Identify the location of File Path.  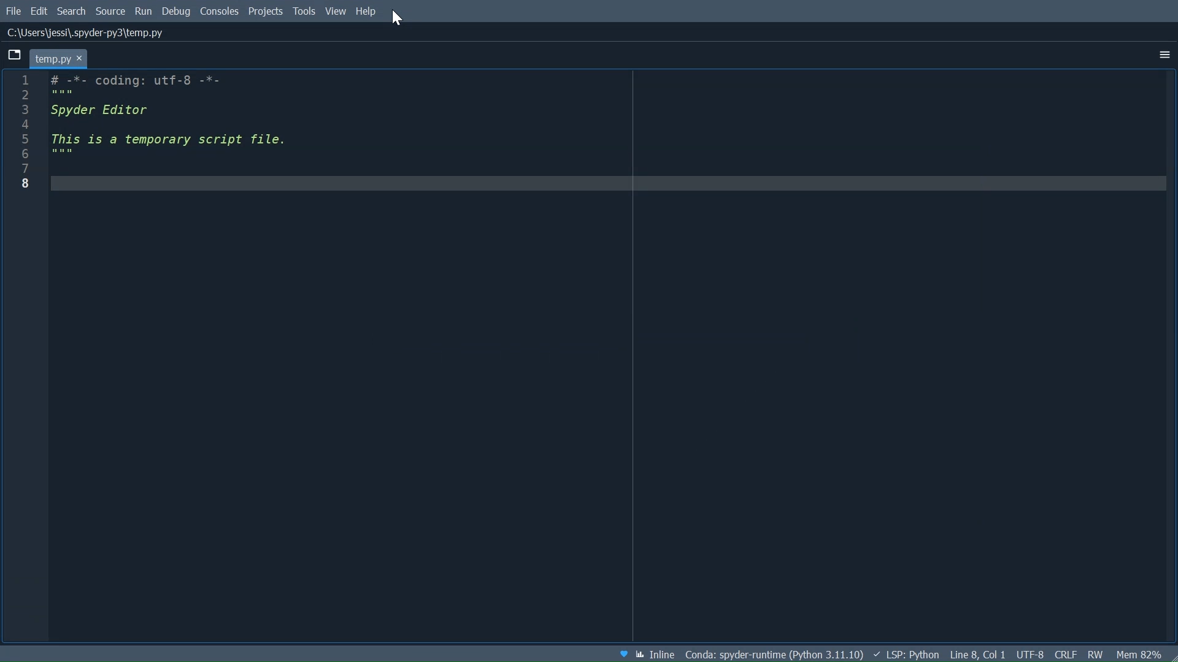
(85, 32).